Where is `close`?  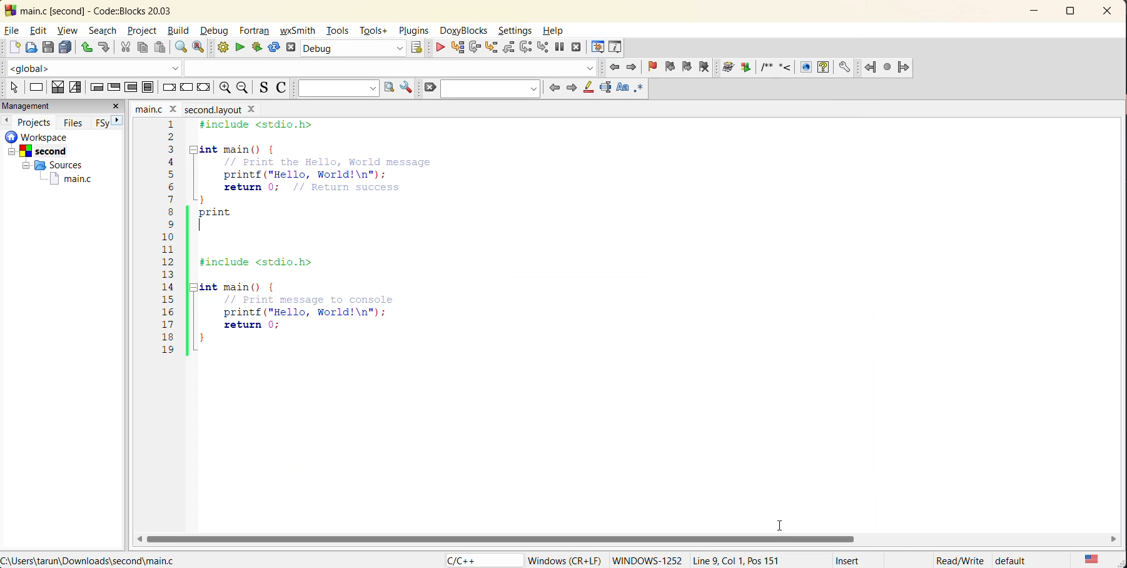 close is located at coordinates (173, 108).